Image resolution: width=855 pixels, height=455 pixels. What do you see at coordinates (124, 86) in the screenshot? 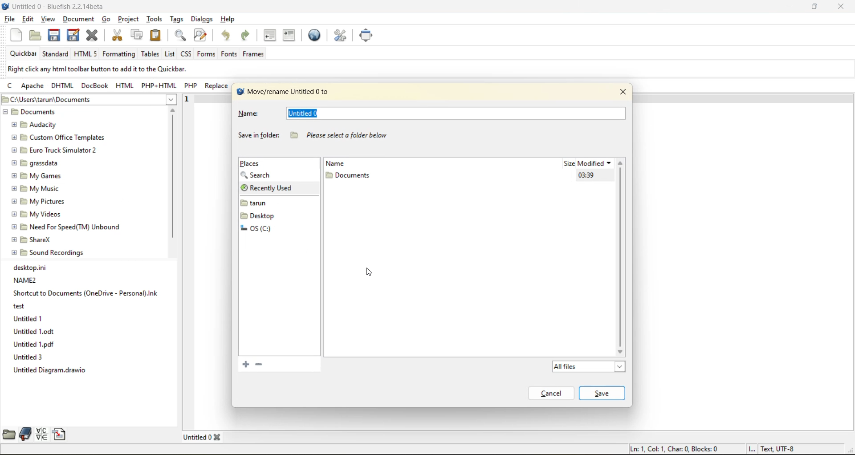
I see `html` at bounding box center [124, 86].